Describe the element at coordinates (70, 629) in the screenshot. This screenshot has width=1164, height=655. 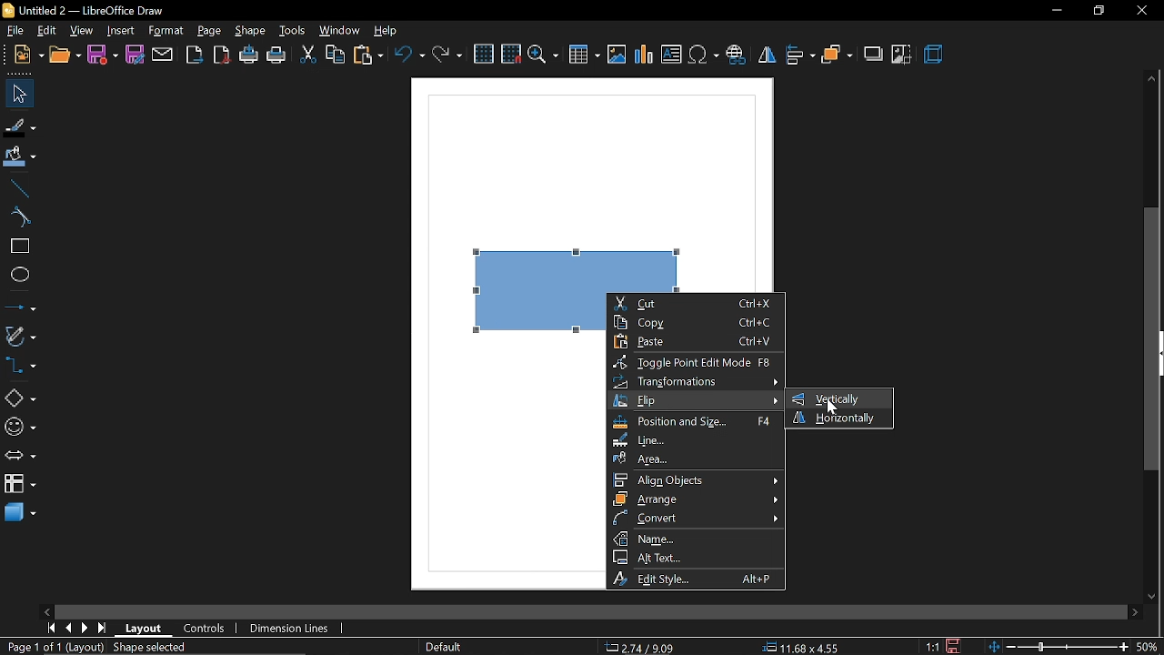
I see `previous page` at that location.